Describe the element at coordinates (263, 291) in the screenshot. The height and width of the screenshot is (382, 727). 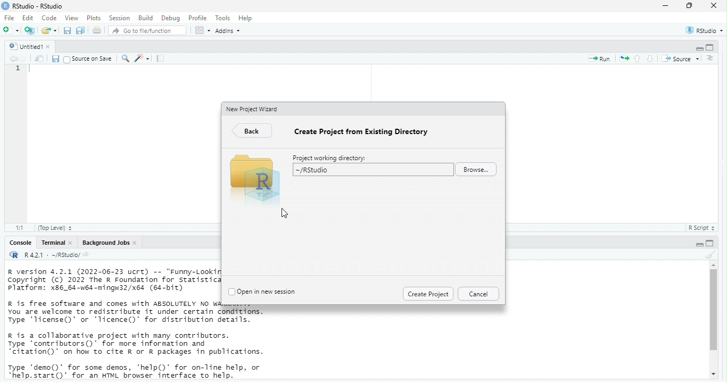
I see `Open in new session` at that location.